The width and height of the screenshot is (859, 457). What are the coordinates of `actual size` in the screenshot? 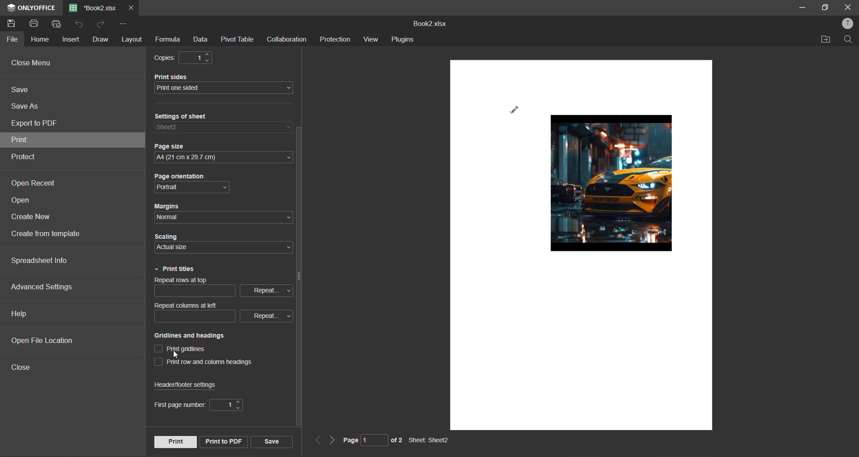 It's located at (176, 249).